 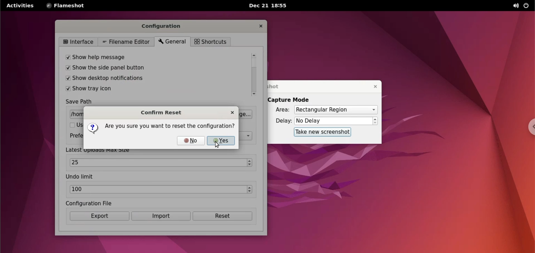 What do you see at coordinates (82, 177) in the screenshot?
I see `undo limit` at bounding box center [82, 177].